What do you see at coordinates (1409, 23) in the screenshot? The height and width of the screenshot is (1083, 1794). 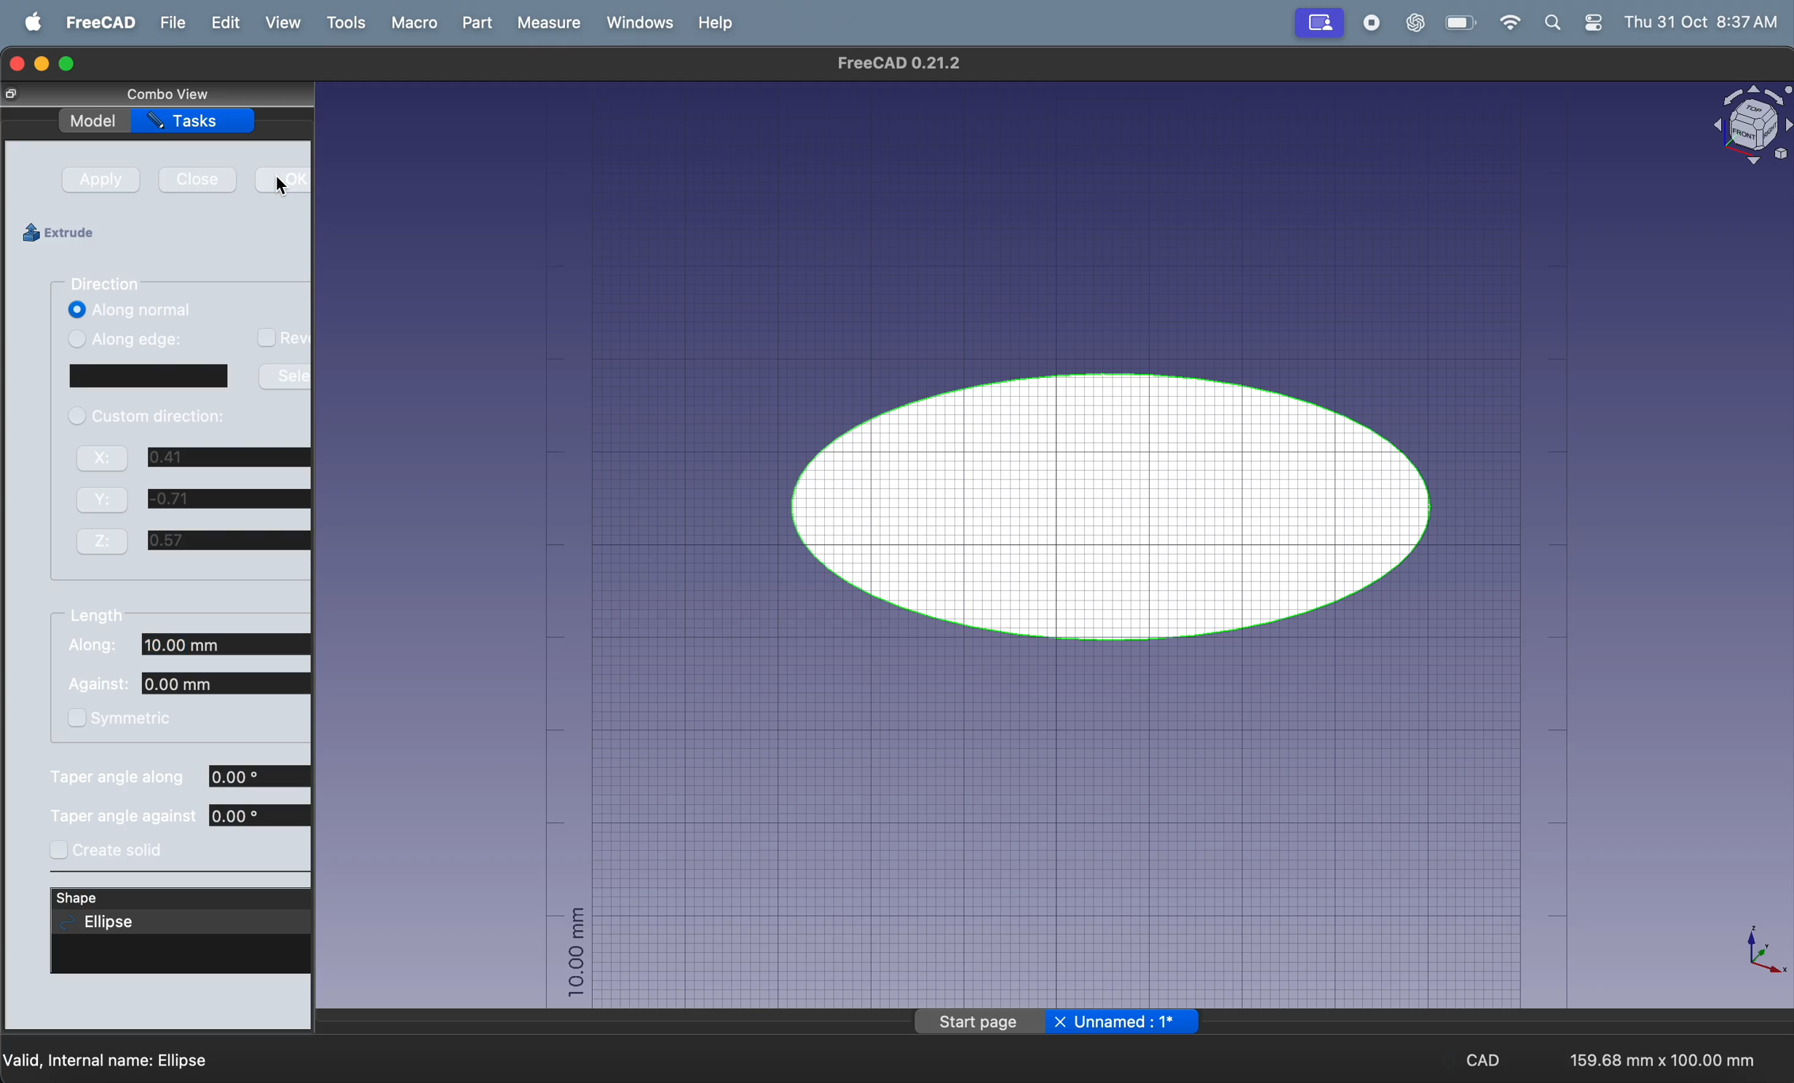 I see `chatgpt` at bounding box center [1409, 23].